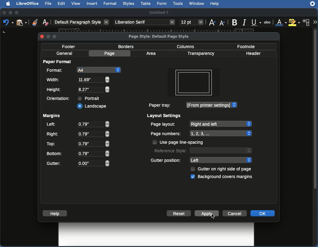 The width and height of the screenshot is (318, 247). What do you see at coordinates (90, 98) in the screenshot?
I see `Portrait` at bounding box center [90, 98].